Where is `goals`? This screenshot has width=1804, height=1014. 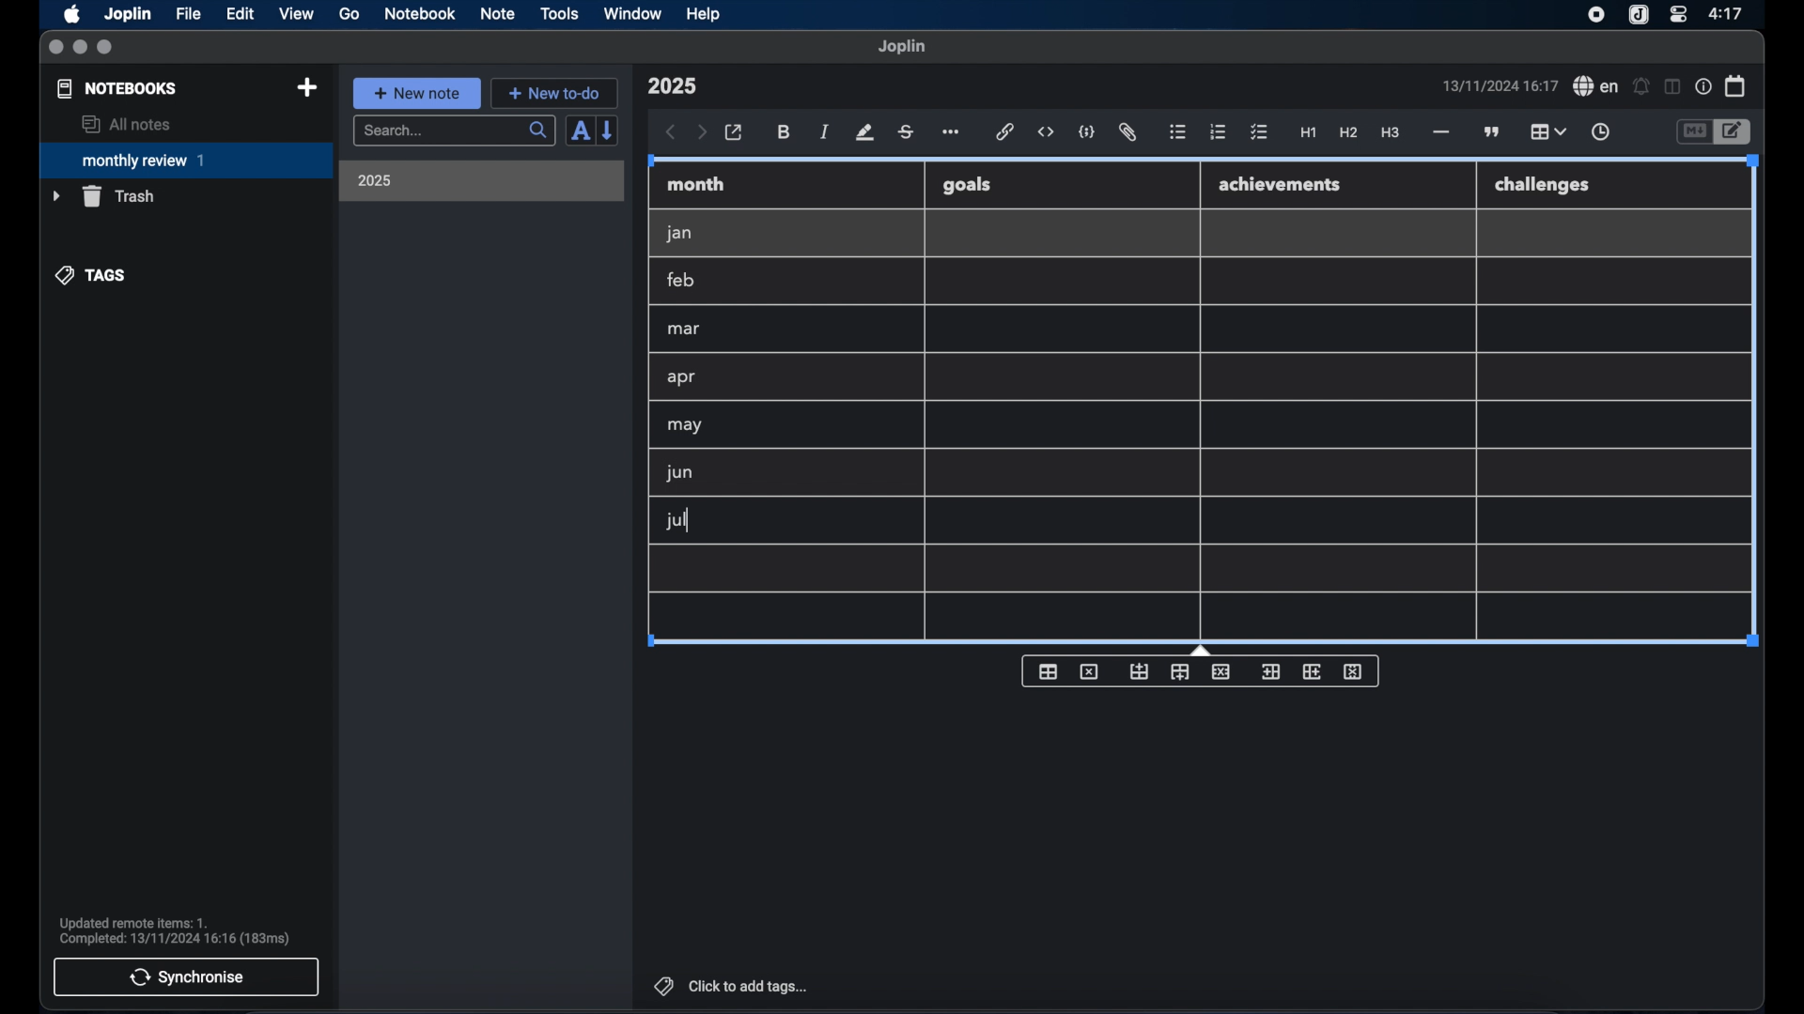 goals is located at coordinates (967, 184).